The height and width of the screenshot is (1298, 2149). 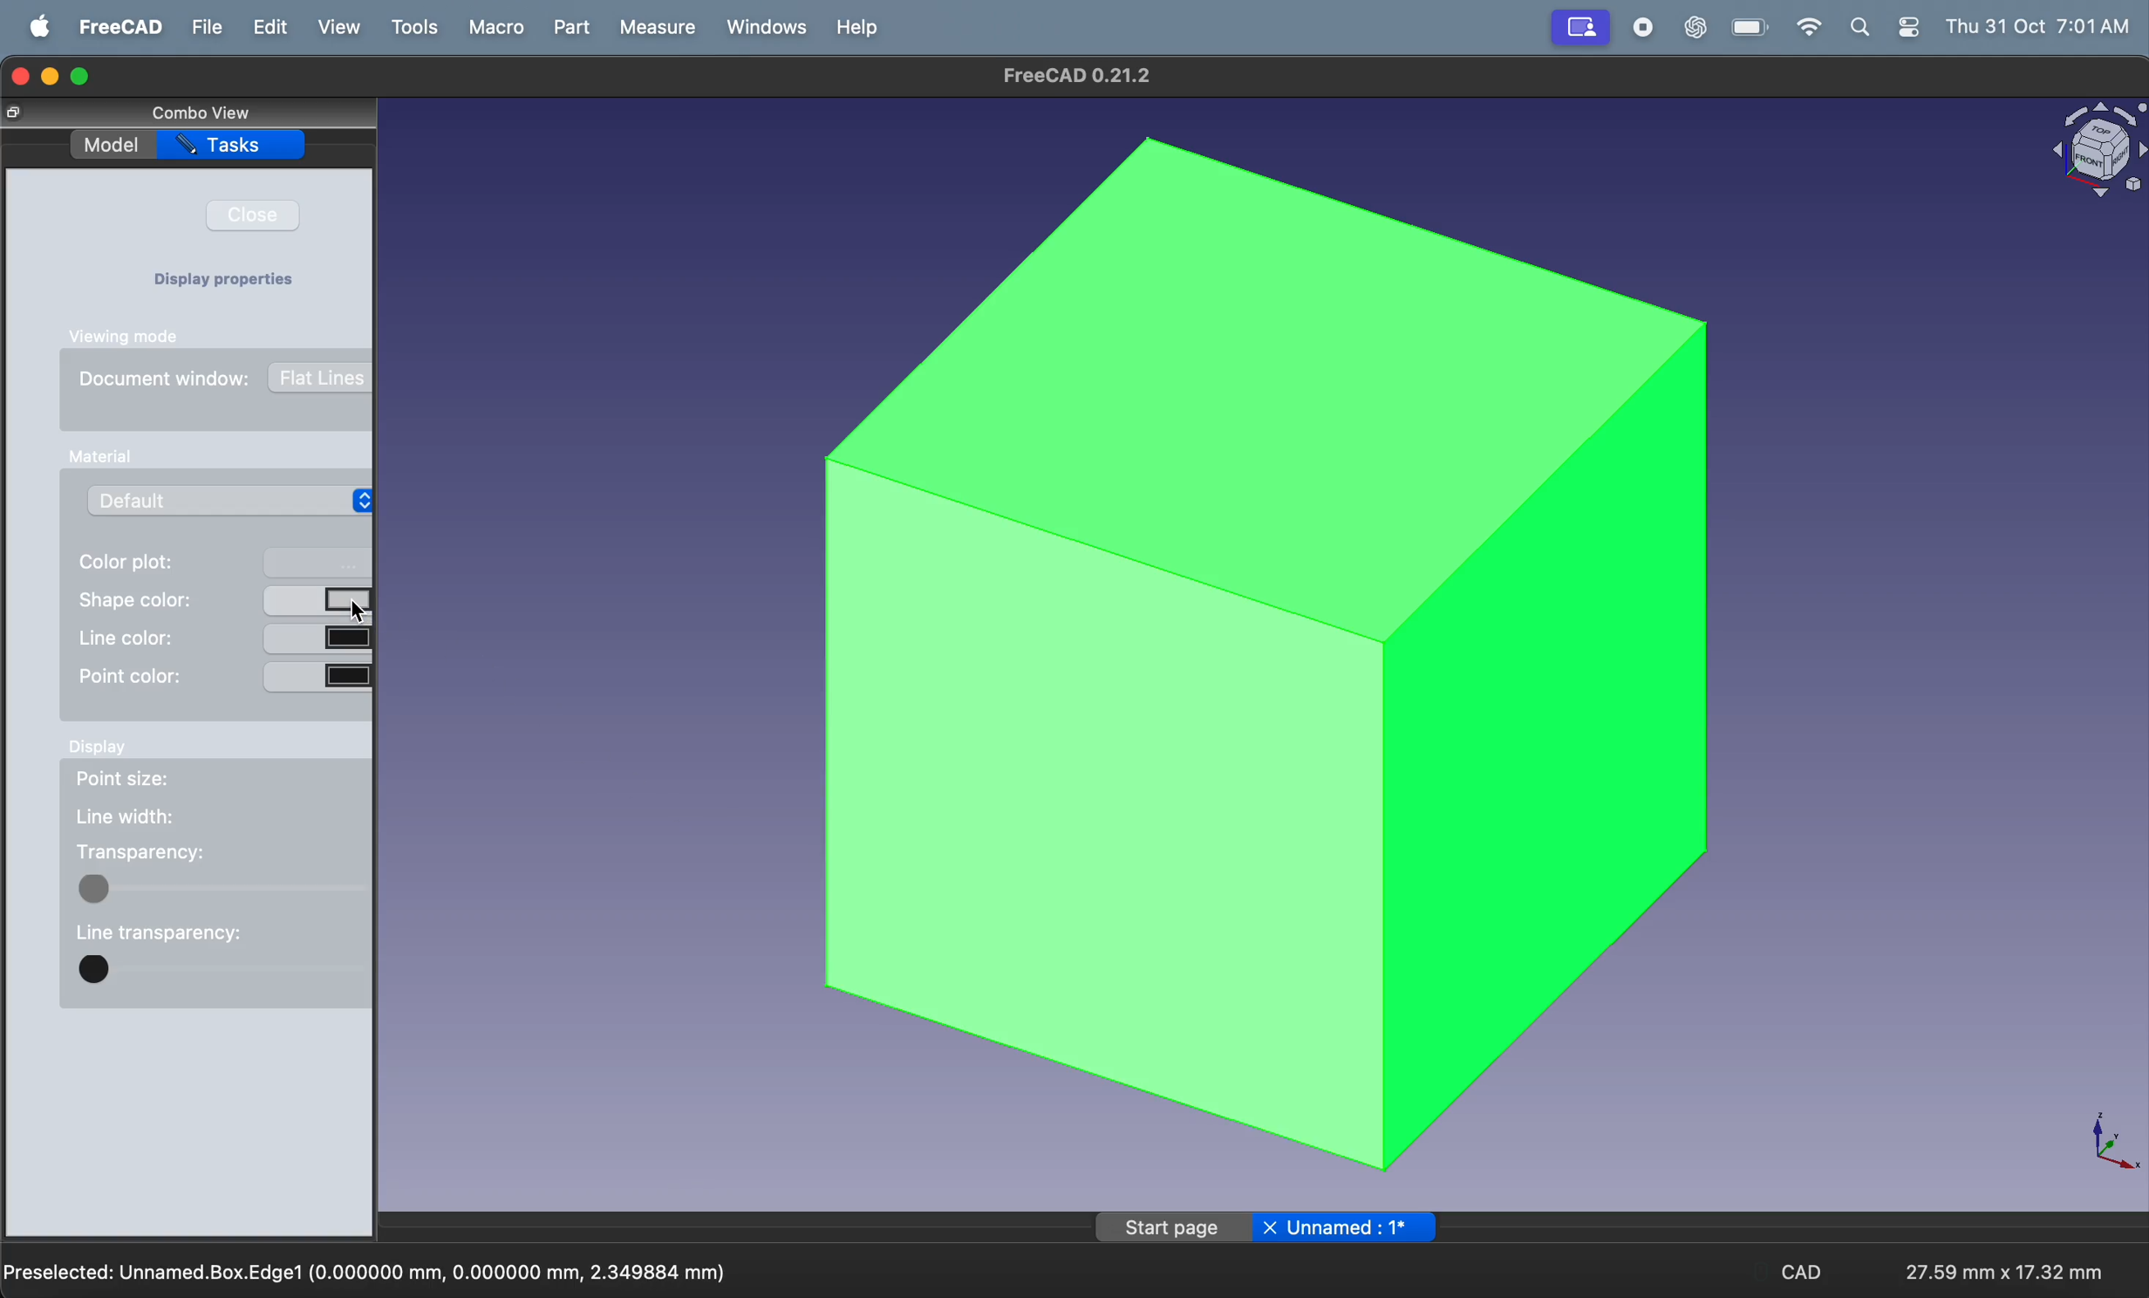 I want to click on apple menu, so click(x=39, y=27).